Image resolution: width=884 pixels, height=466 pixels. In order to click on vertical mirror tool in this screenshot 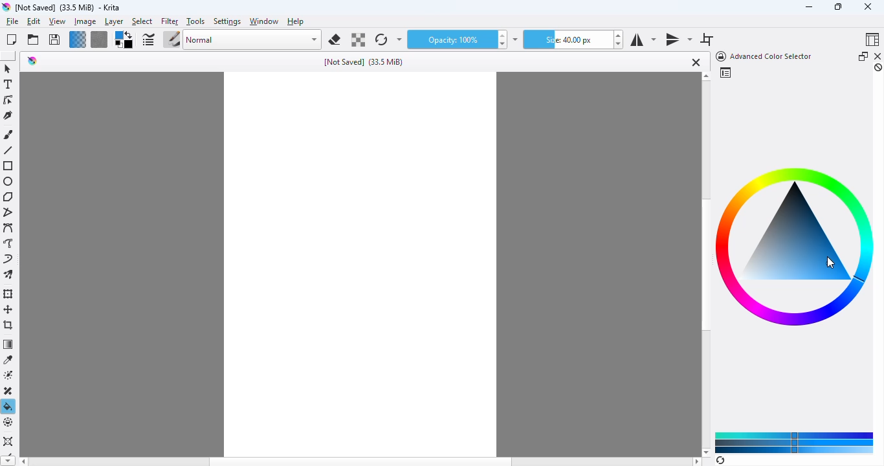, I will do `click(678, 40)`.